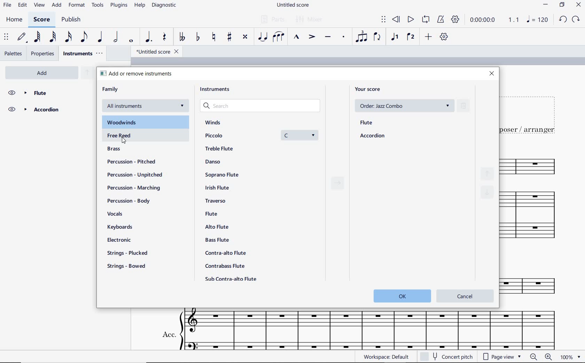 Image resolution: width=585 pixels, height=363 pixels. Describe the element at coordinates (445, 37) in the screenshot. I see `customize toolbar` at that location.